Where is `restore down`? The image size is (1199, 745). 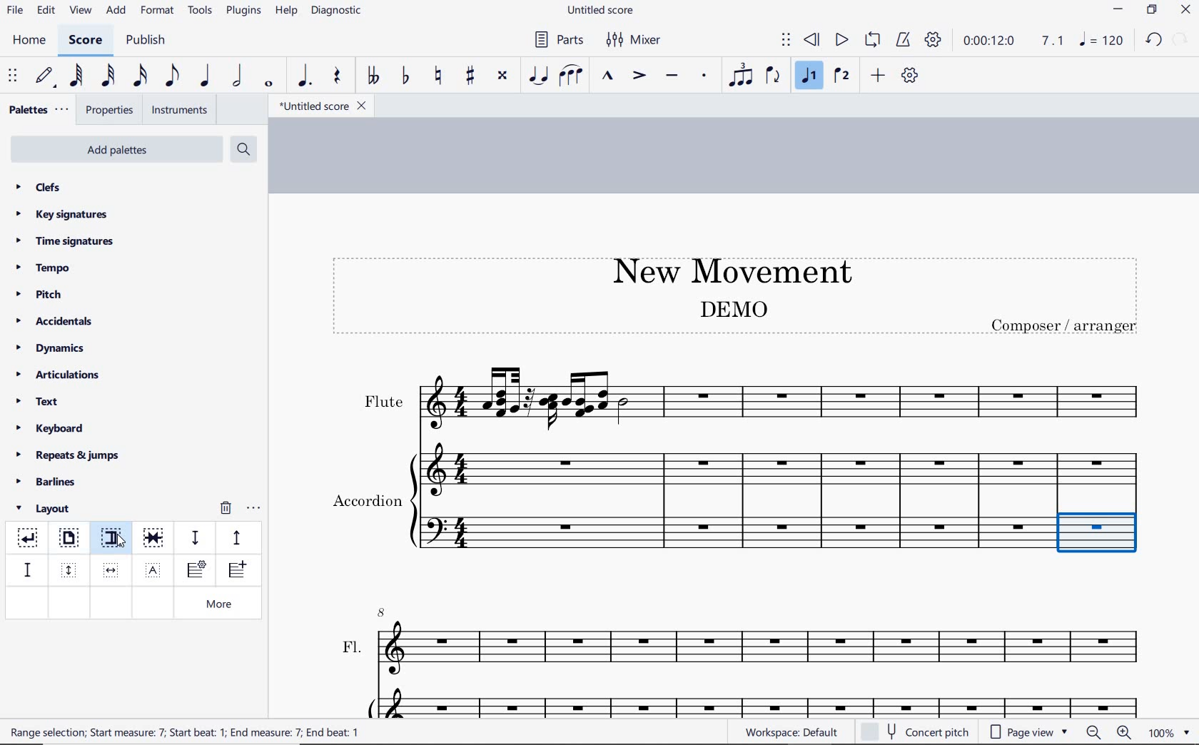
restore down is located at coordinates (1153, 11).